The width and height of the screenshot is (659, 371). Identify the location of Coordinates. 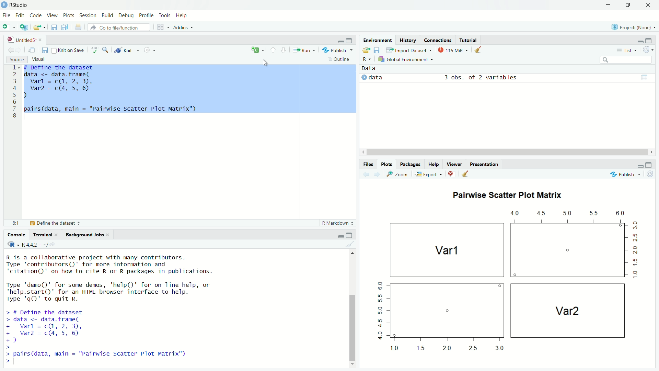
(438, 40).